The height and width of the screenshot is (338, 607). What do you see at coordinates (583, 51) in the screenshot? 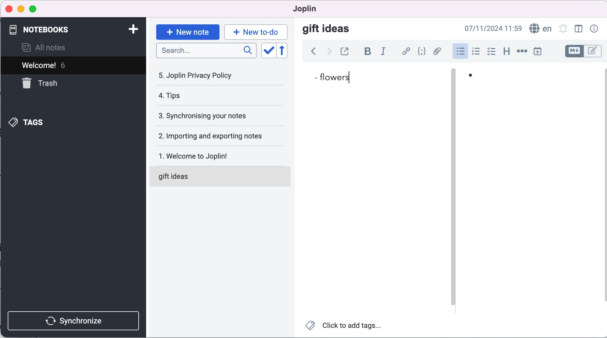
I see `toggle editors` at bounding box center [583, 51].